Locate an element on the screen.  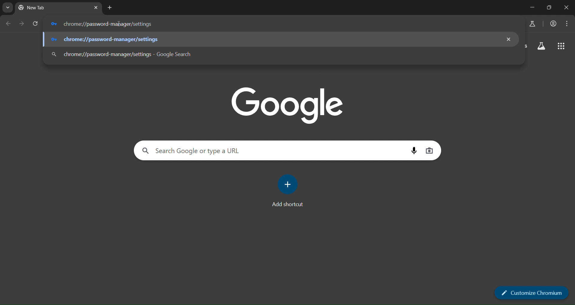
voice search is located at coordinates (413, 150).